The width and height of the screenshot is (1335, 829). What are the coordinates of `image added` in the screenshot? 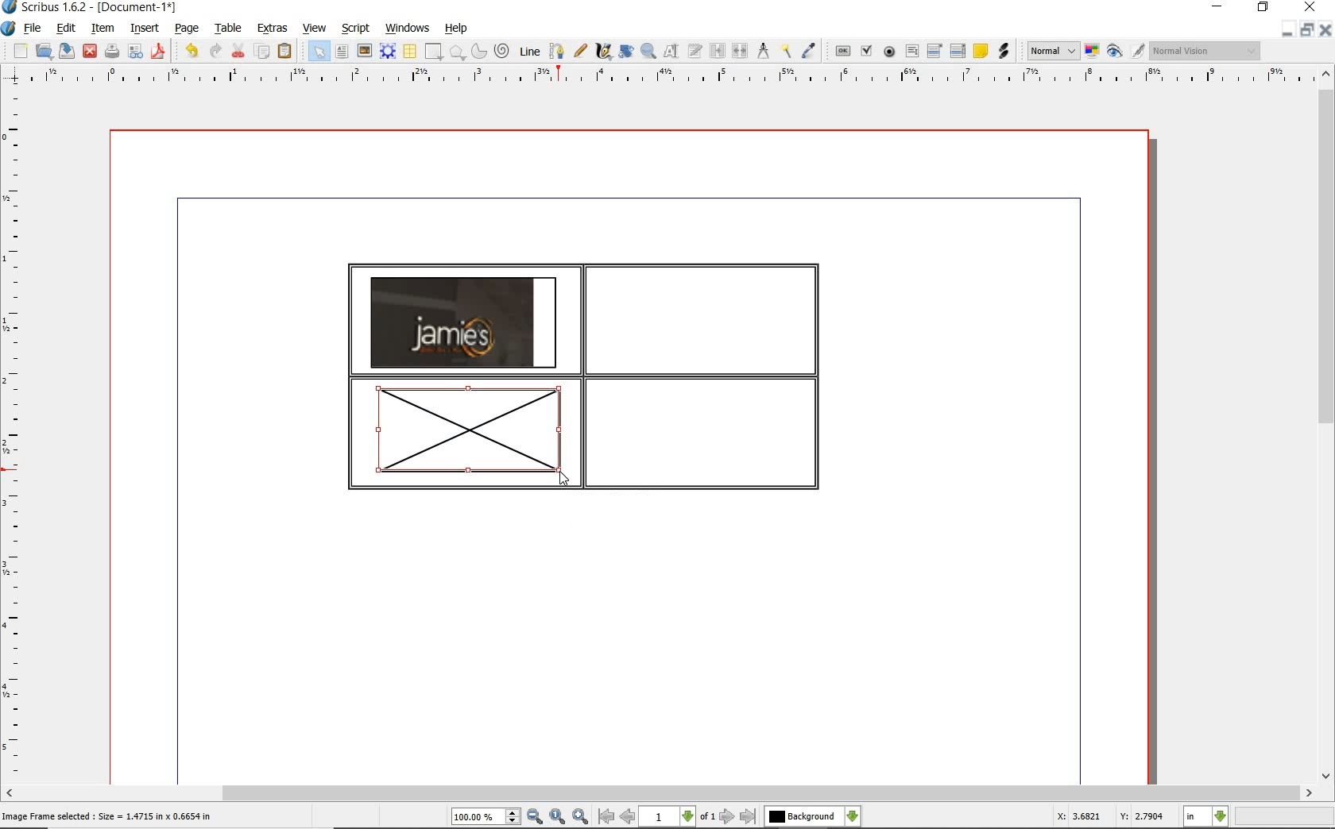 It's located at (463, 322).